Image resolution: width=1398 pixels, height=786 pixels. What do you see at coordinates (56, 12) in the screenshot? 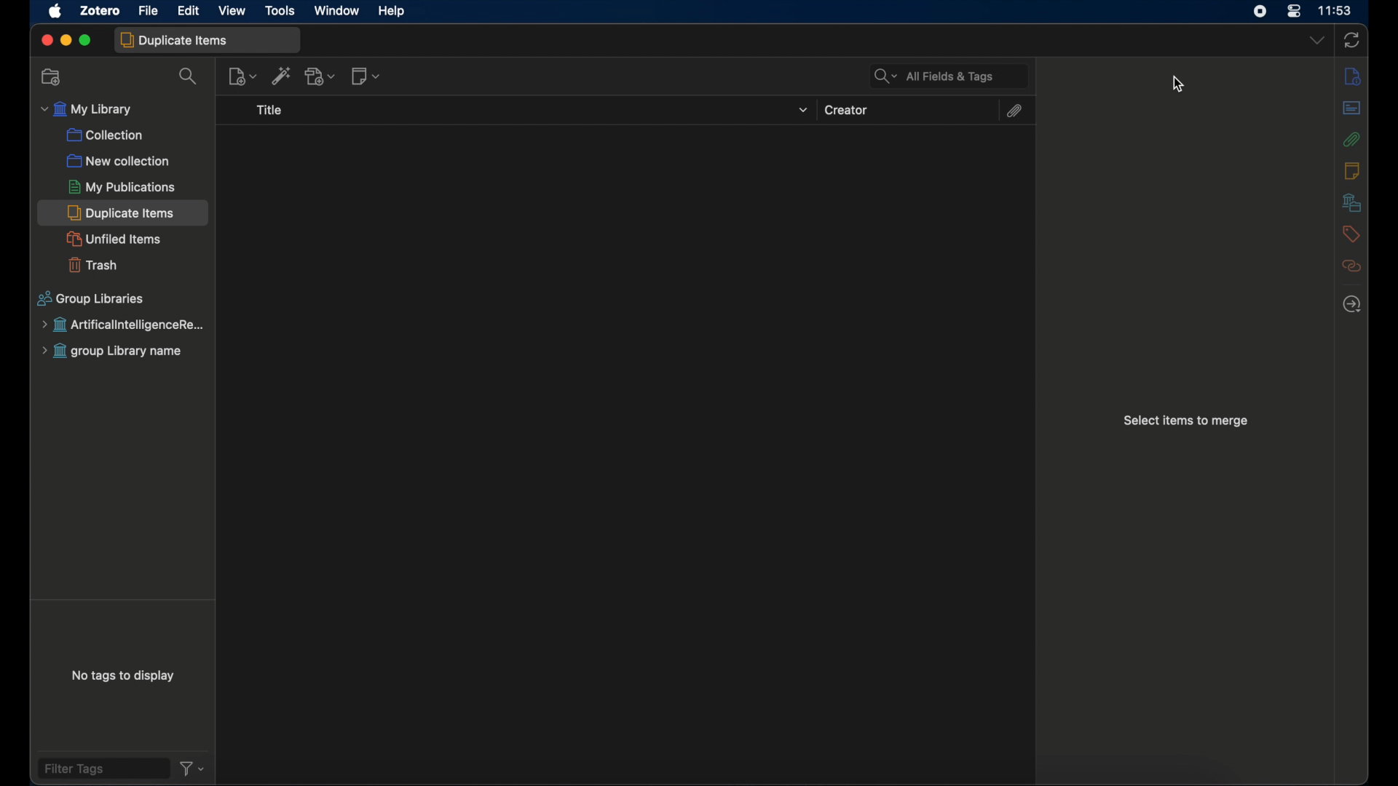
I see `apple icon` at bounding box center [56, 12].